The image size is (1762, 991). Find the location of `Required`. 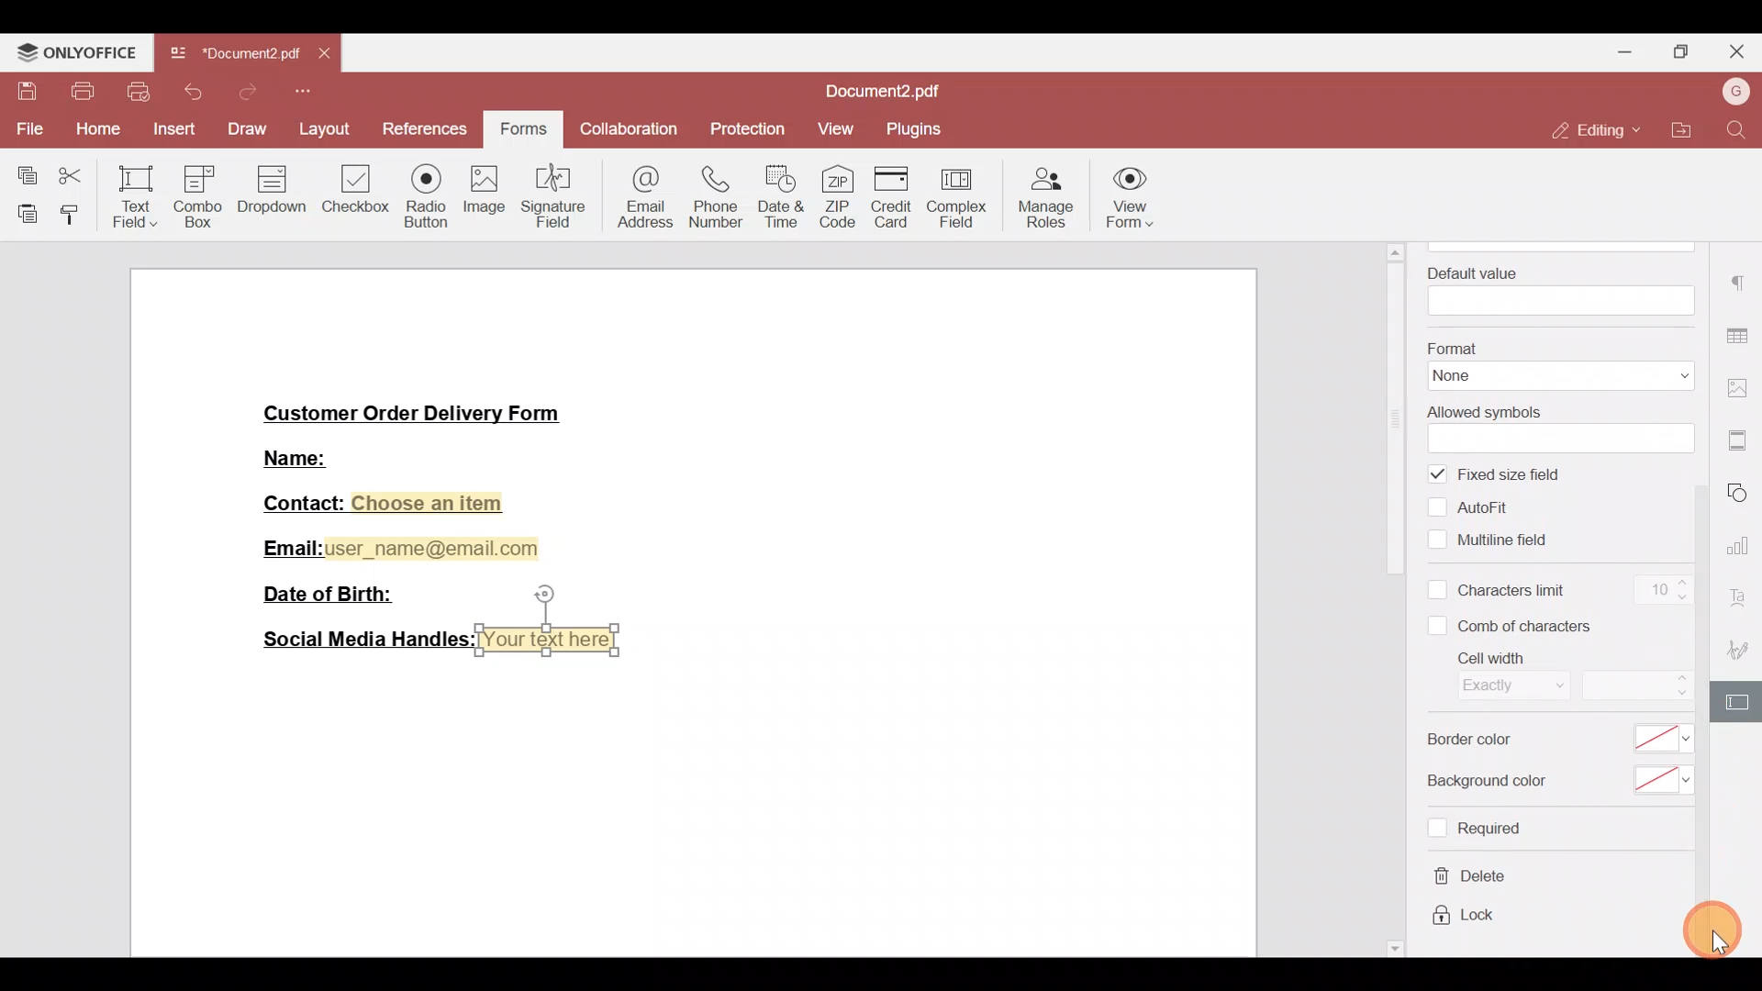

Required is located at coordinates (1479, 830).